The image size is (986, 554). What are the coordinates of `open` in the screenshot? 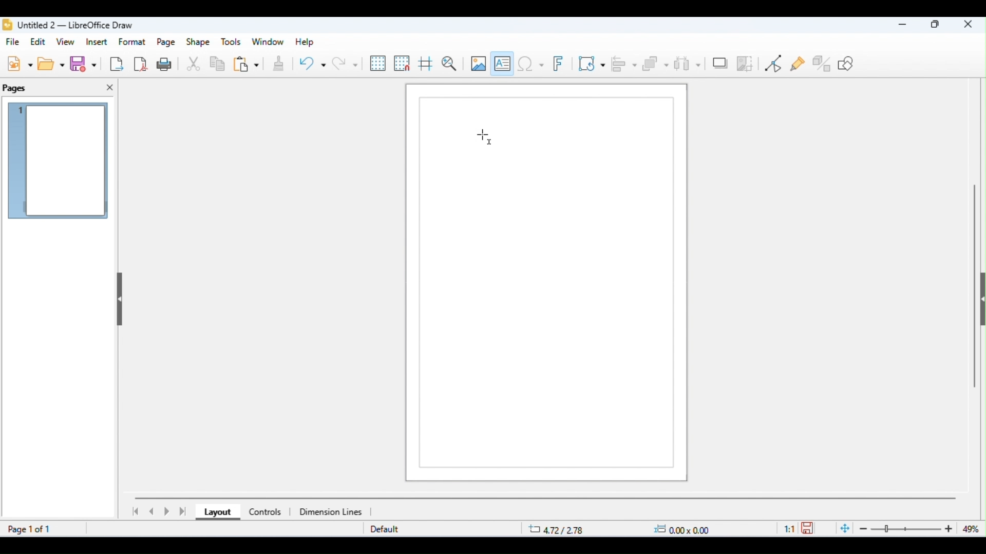 It's located at (52, 64).